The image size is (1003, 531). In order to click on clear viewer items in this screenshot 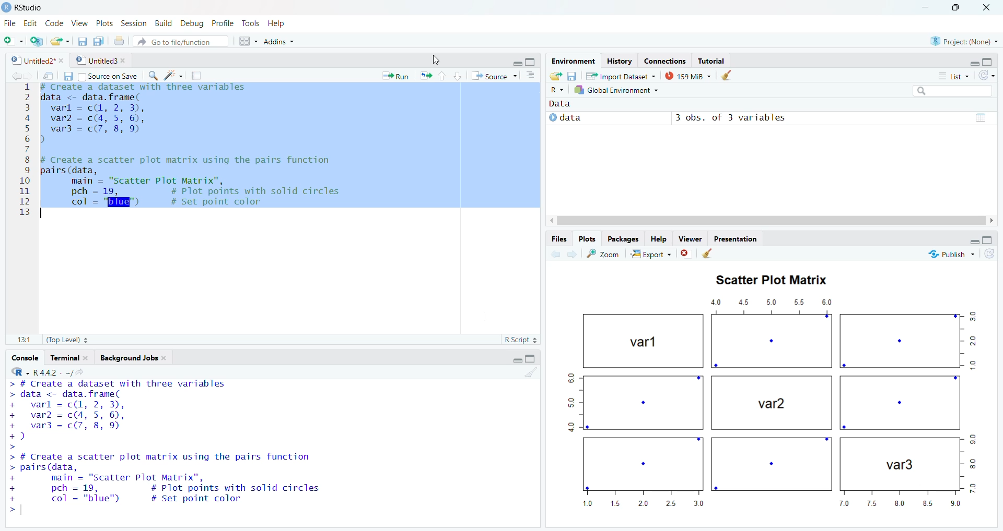, I will do `click(730, 76)`.